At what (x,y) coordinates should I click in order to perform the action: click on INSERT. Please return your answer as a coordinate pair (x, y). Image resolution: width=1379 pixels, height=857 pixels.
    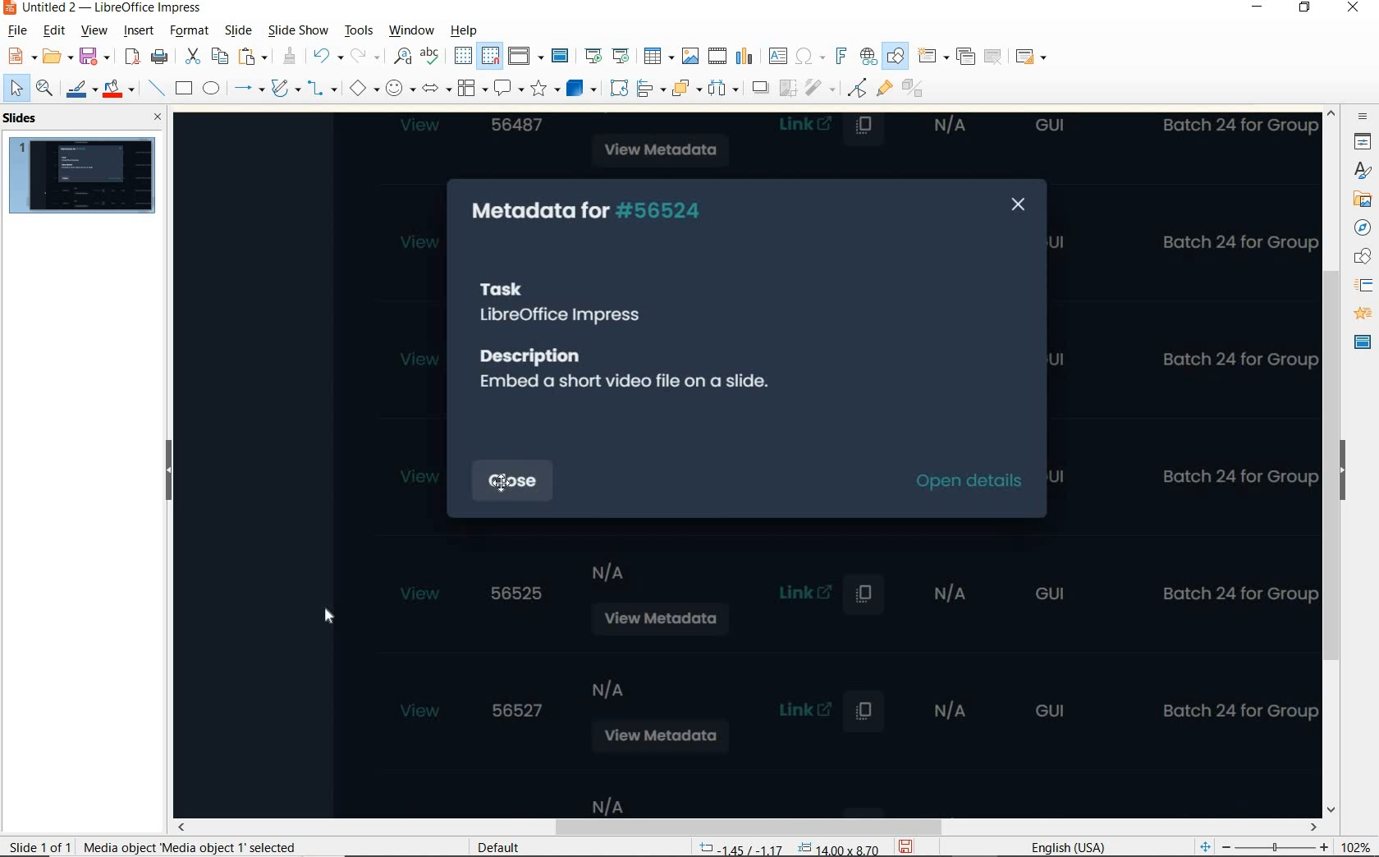
    Looking at the image, I should click on (136, 32).